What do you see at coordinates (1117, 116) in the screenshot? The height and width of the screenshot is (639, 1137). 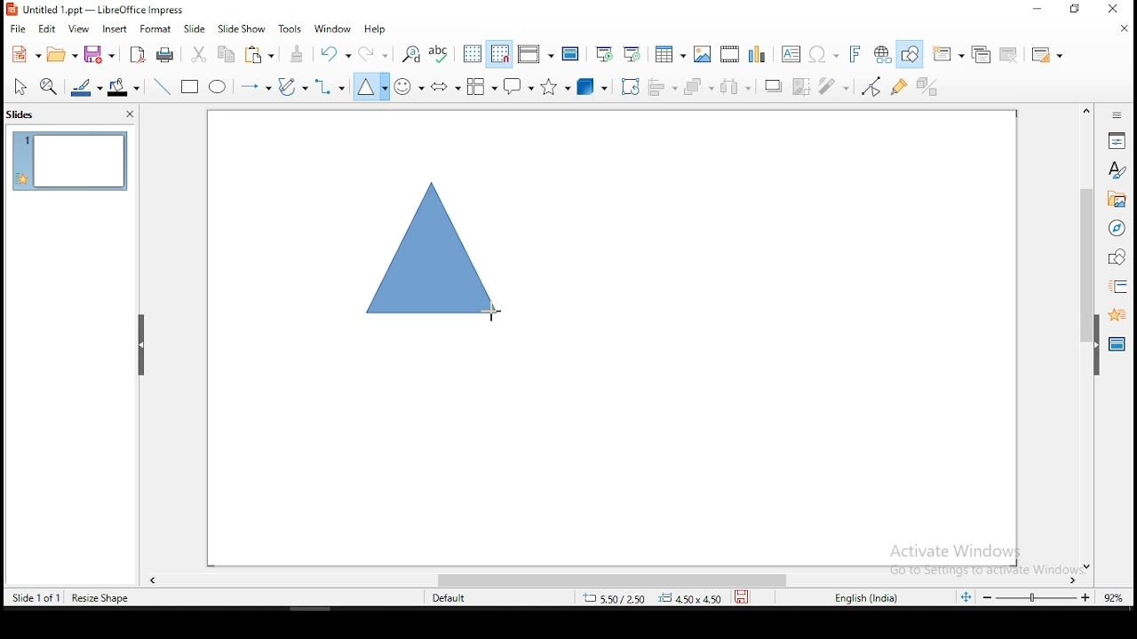 I see `sidebar settings` at bounding box center [1117, 116].